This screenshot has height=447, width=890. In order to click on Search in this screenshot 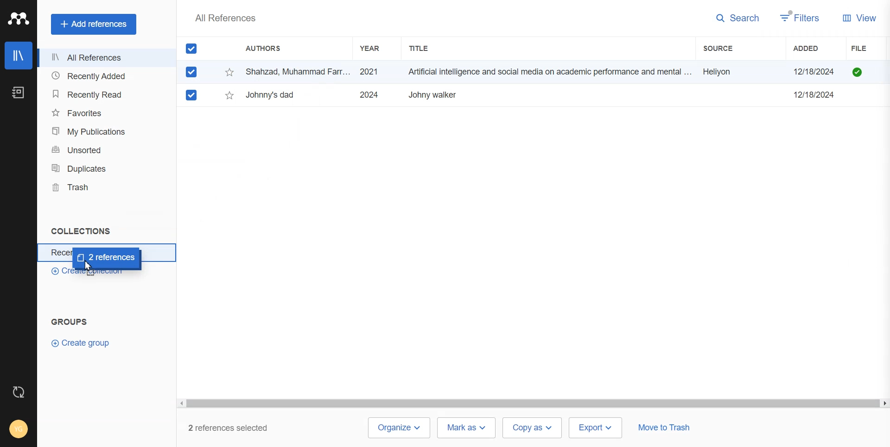, I will do `click(738, 19)`.